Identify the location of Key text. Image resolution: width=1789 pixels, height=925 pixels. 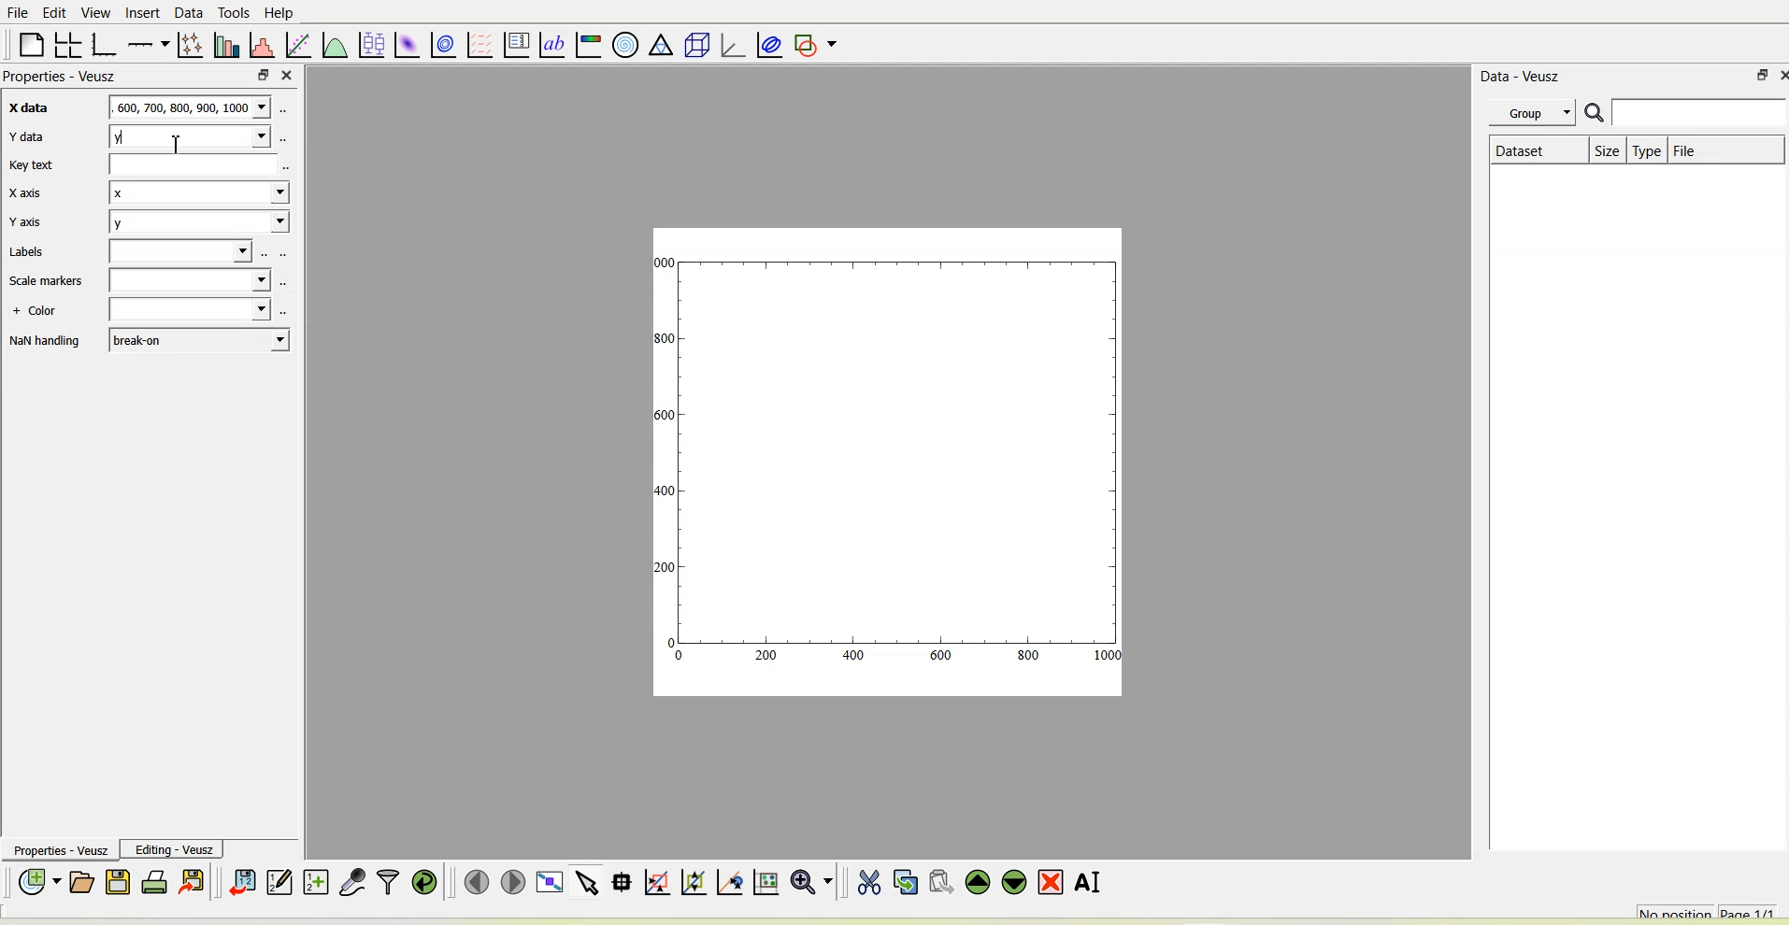
(34, 165).